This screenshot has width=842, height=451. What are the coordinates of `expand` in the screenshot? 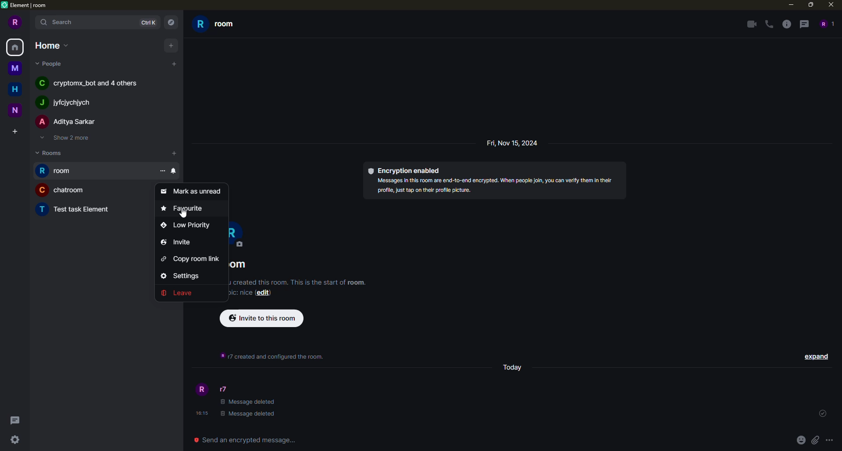 It's located at (815, 356).